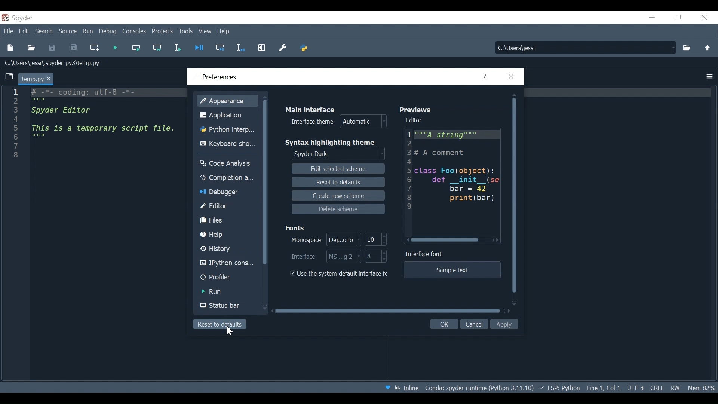 This screenshot has height=404, width=718. I want to click on Minimize, so click(652, 18).